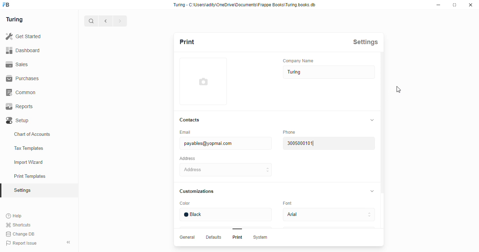  What do you see at coordinates (35, 78) in the screenshot?
I see `Purchases` at bounding box center [35, 78].